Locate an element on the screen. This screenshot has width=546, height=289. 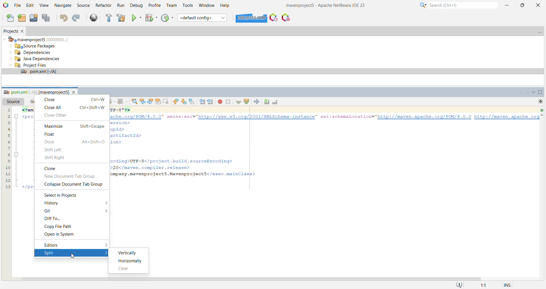
History is located at coordinates (54, 203).